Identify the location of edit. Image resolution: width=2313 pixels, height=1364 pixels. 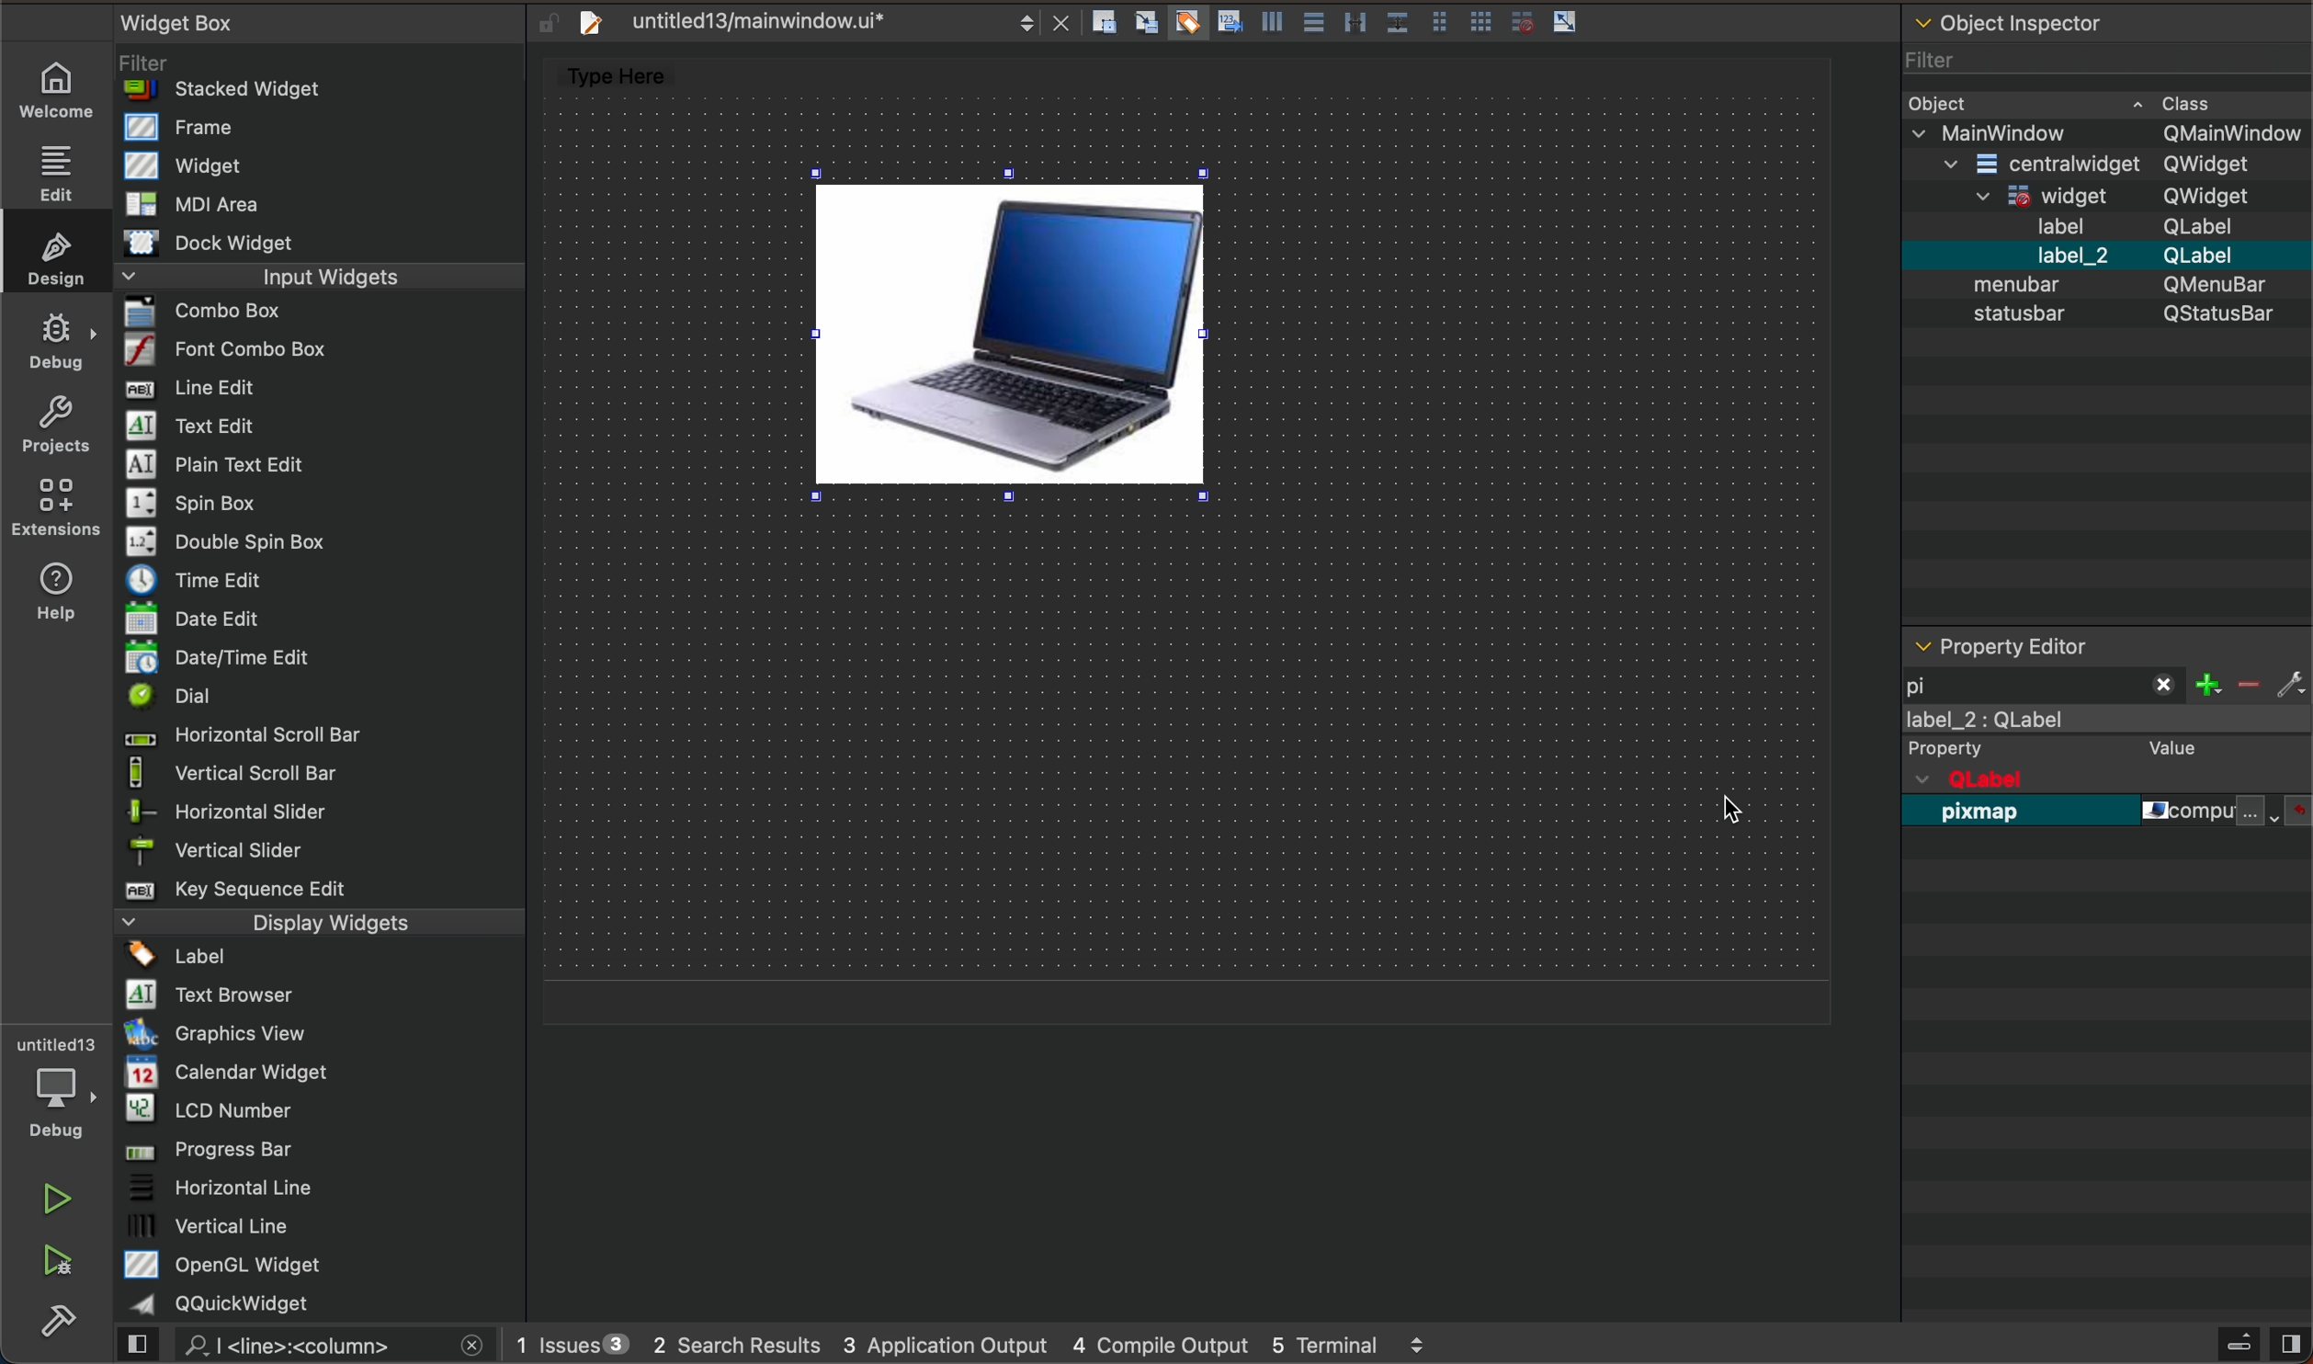
(51, 169).